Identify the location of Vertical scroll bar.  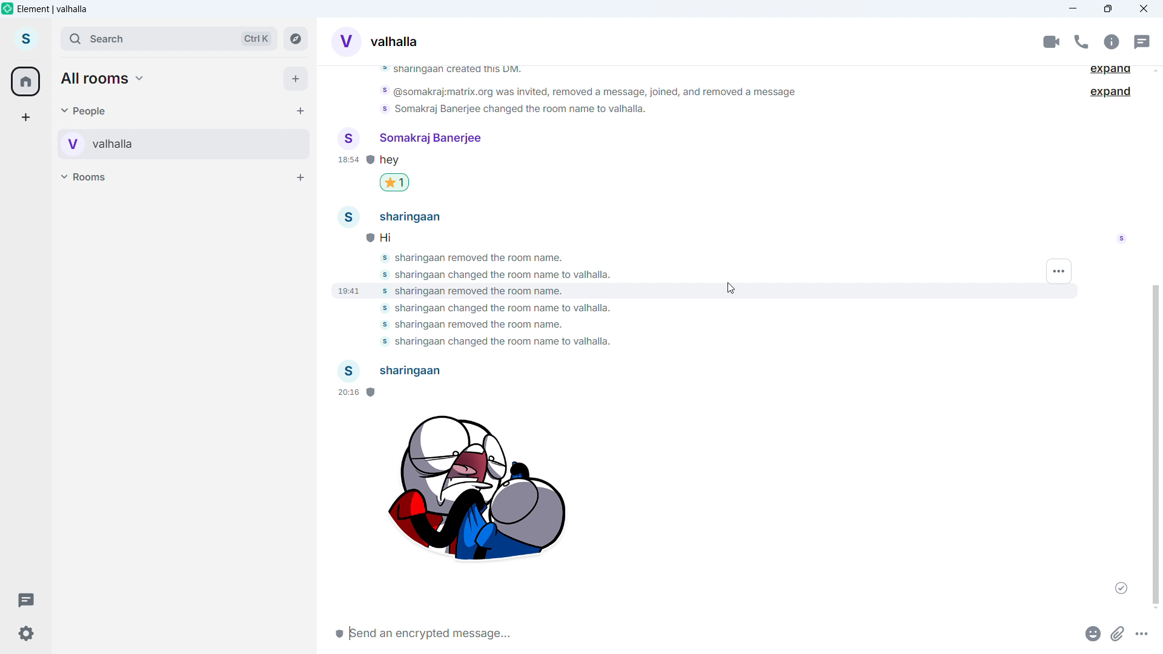
(1157, 443).